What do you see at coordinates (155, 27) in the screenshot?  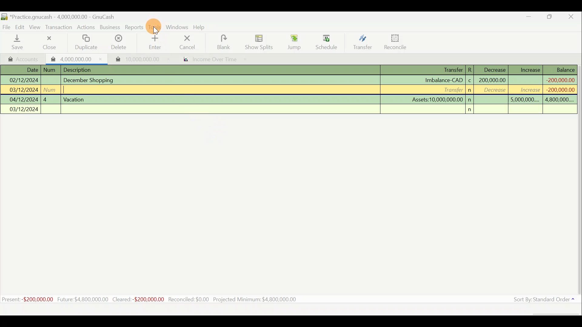 I see `Tools` at bounding box center [155, 27].